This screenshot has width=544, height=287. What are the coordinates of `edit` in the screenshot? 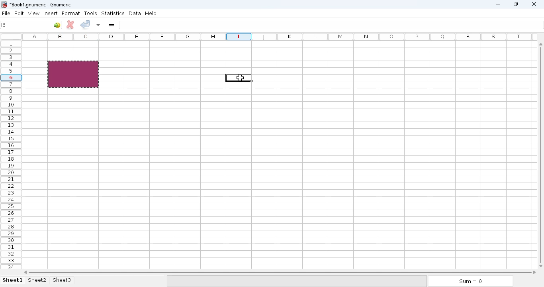 It's located at (20, 13).